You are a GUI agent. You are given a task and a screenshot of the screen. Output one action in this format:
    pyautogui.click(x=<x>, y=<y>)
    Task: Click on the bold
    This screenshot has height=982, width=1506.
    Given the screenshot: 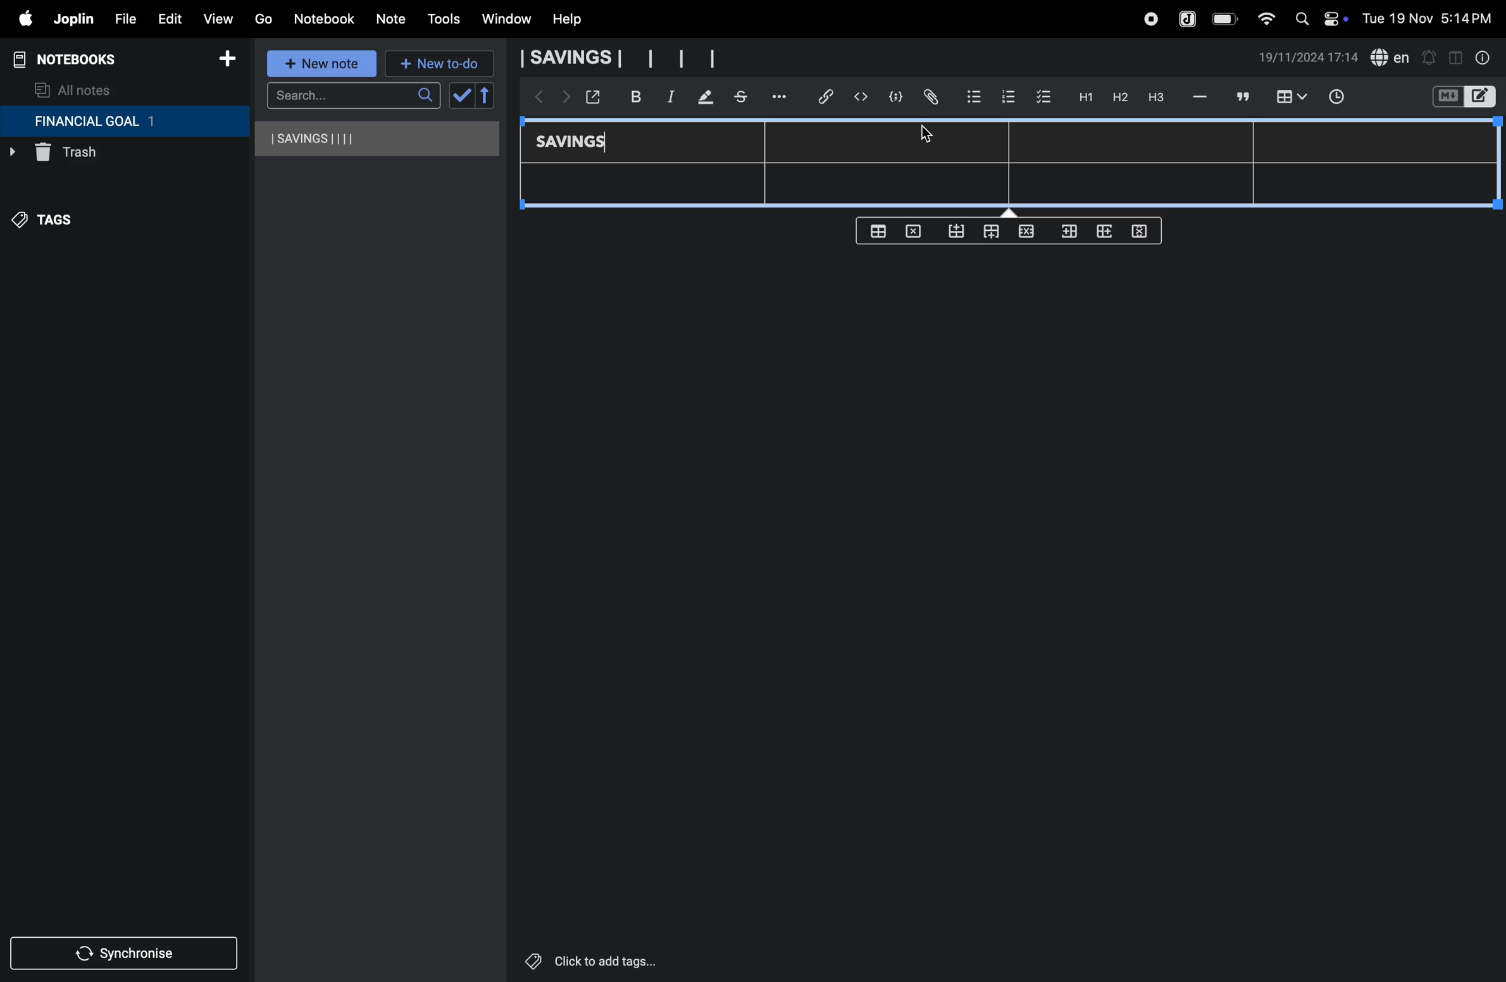 What is the action you would take?
    pyautogui.click(x=629, y=96)
    